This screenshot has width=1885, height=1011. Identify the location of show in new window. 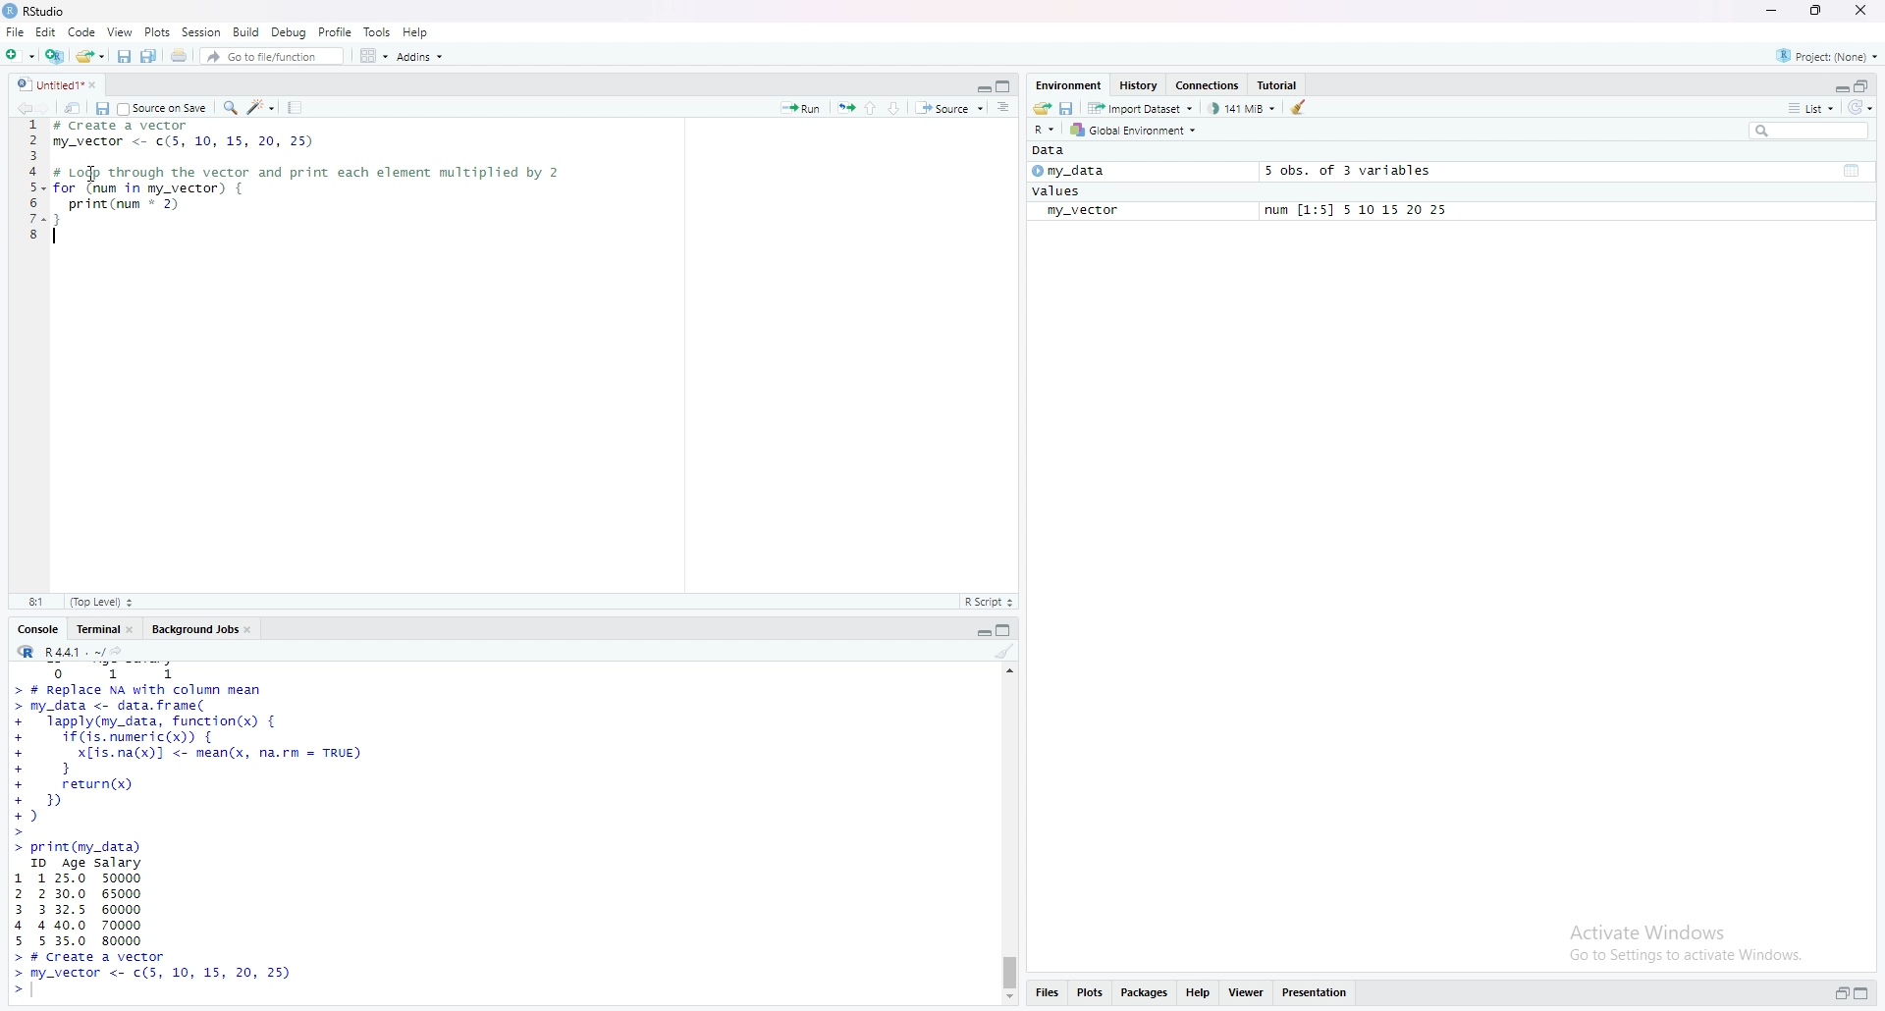
(74, 108).